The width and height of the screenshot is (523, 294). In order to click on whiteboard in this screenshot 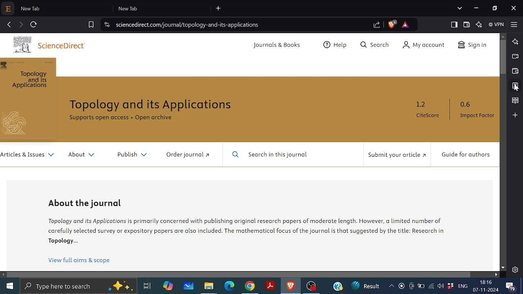, I will do `click(189, 286)`.